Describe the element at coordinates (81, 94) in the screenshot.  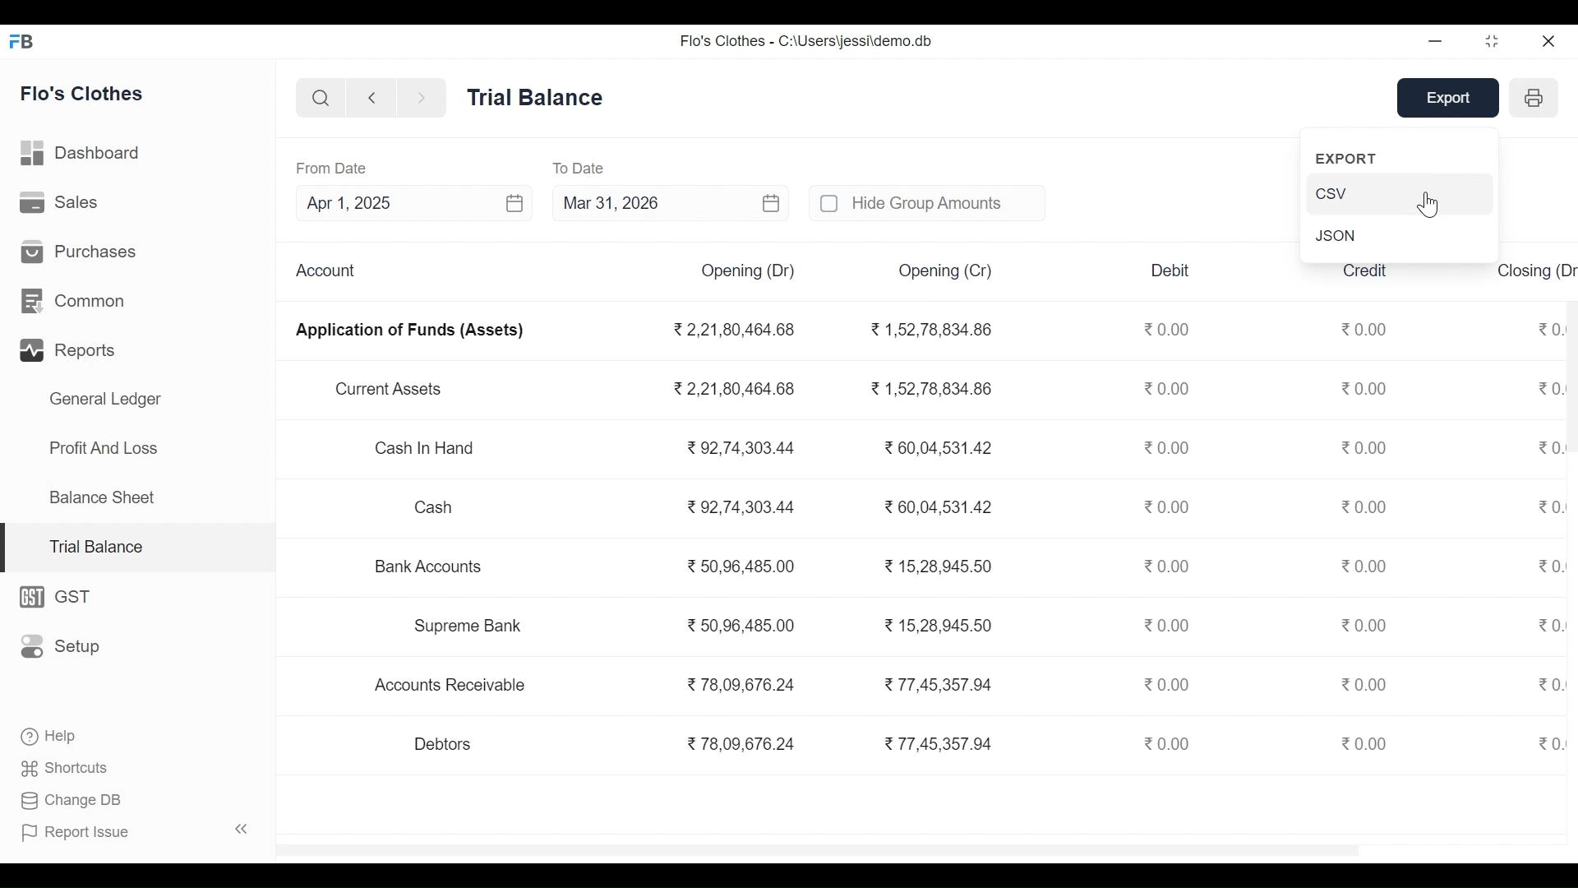
I see `Flo's Clothes` at that location.